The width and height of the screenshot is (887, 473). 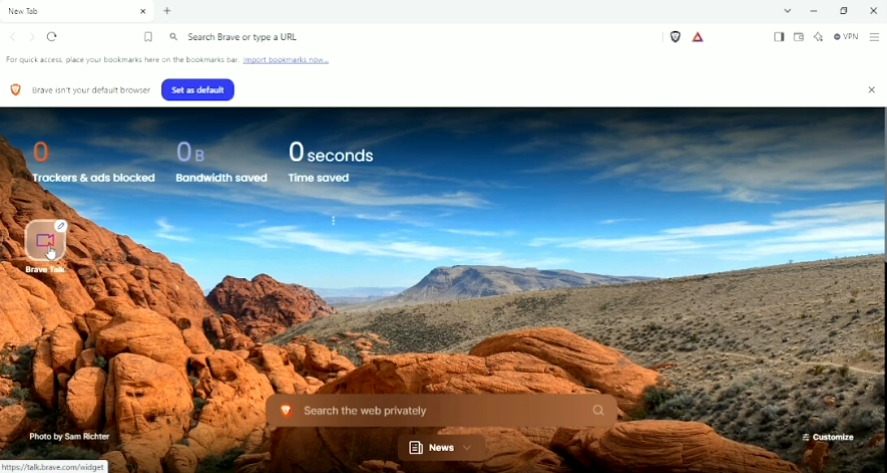 What do you see at coordinates (92, 160) in the screenshot?
I see `0 Trackers & ads blocked` at bounding box center [92, 160].